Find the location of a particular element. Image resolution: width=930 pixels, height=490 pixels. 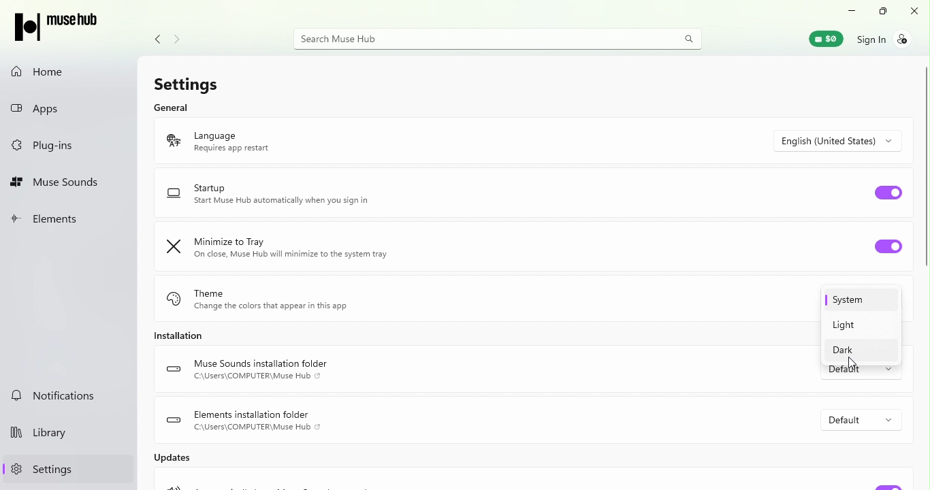

startup logo is located at coordinates (174, 195).